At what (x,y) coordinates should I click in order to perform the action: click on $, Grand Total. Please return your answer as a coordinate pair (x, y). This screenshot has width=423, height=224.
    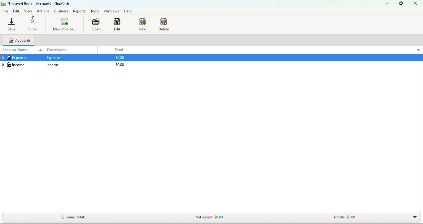
    Looking at the image, I should click on (76, 217).